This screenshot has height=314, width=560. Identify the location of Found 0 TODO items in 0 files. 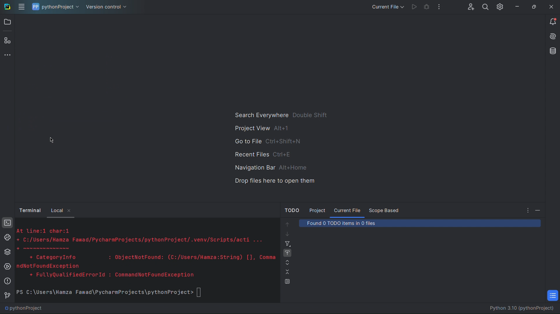
(420, 224).